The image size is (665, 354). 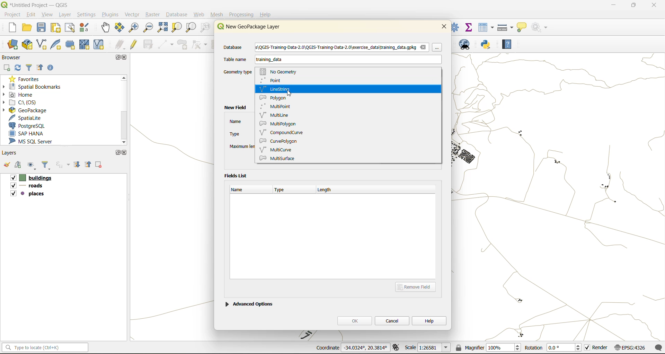 What do you see at coordinates (26, 102) in the screenshot?
I see `c\:os` at bounding box center [26, 102].